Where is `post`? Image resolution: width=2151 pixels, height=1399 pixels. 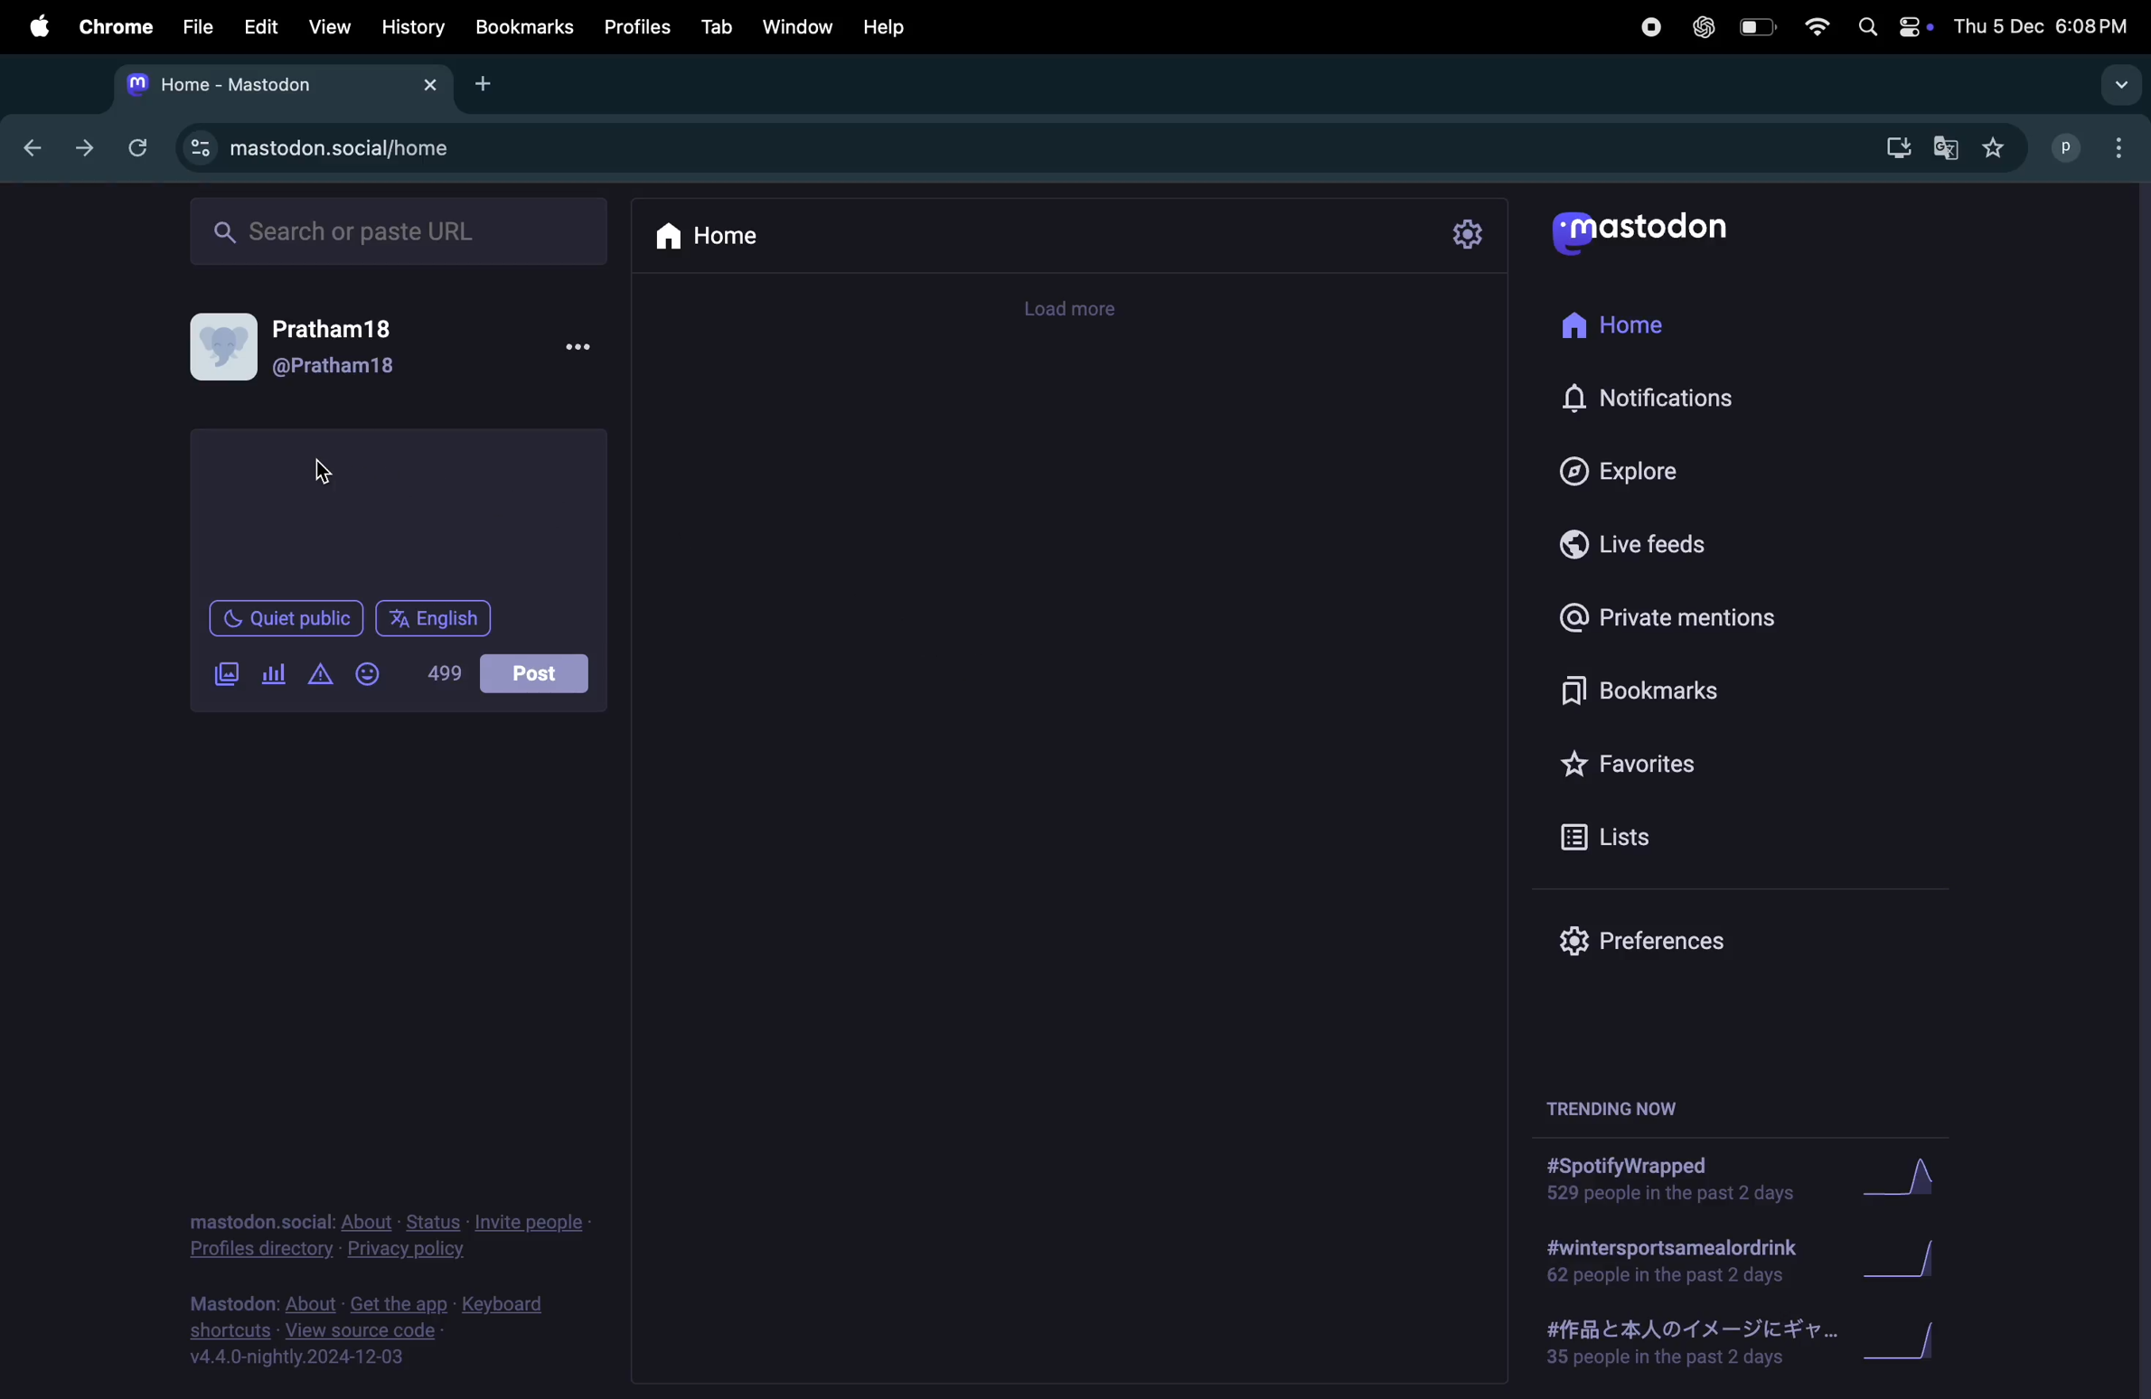 post is located at coordinates (539, 671).